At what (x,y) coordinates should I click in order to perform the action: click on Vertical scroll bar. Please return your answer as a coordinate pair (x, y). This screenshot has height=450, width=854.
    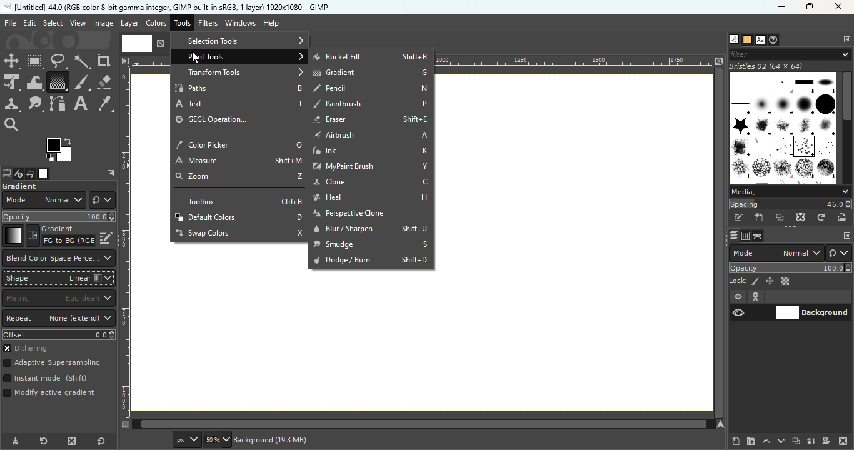
    Looking at the image, I should click on (417, 424).